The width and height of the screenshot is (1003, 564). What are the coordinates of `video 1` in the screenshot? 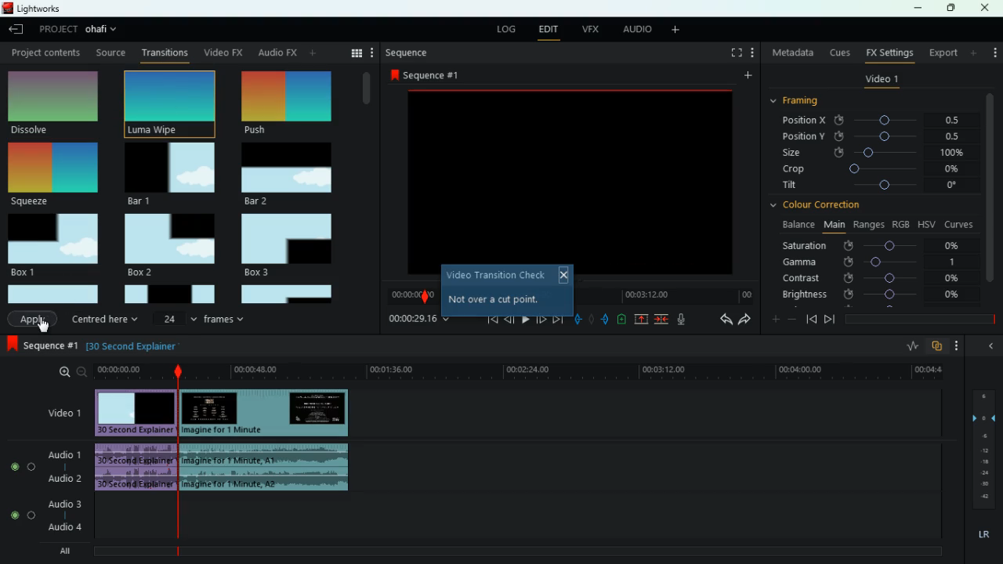 It's located at (57, 414).